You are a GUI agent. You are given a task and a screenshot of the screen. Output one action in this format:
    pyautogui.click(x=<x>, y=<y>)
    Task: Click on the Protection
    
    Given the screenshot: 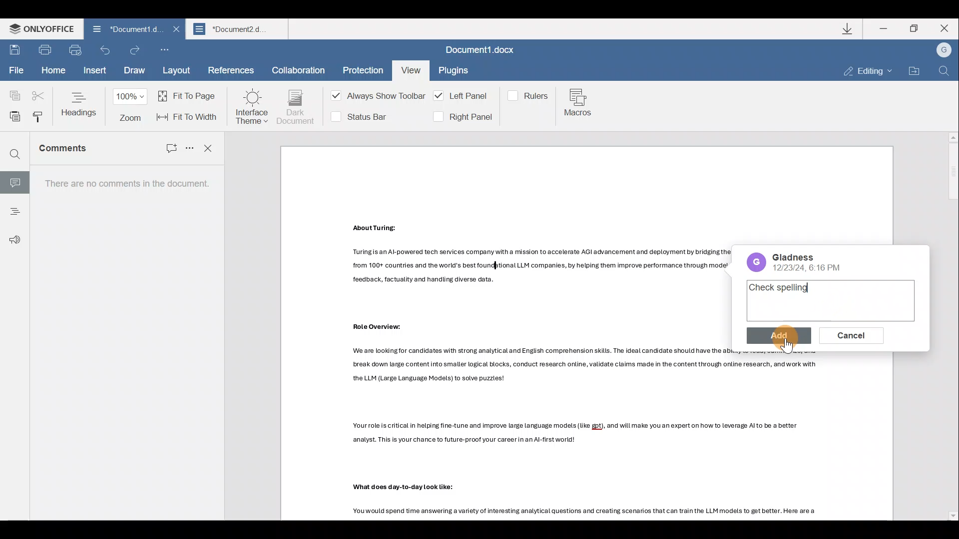 What is the action you would take?
    pyautogui.click(x=360, y=68)
    